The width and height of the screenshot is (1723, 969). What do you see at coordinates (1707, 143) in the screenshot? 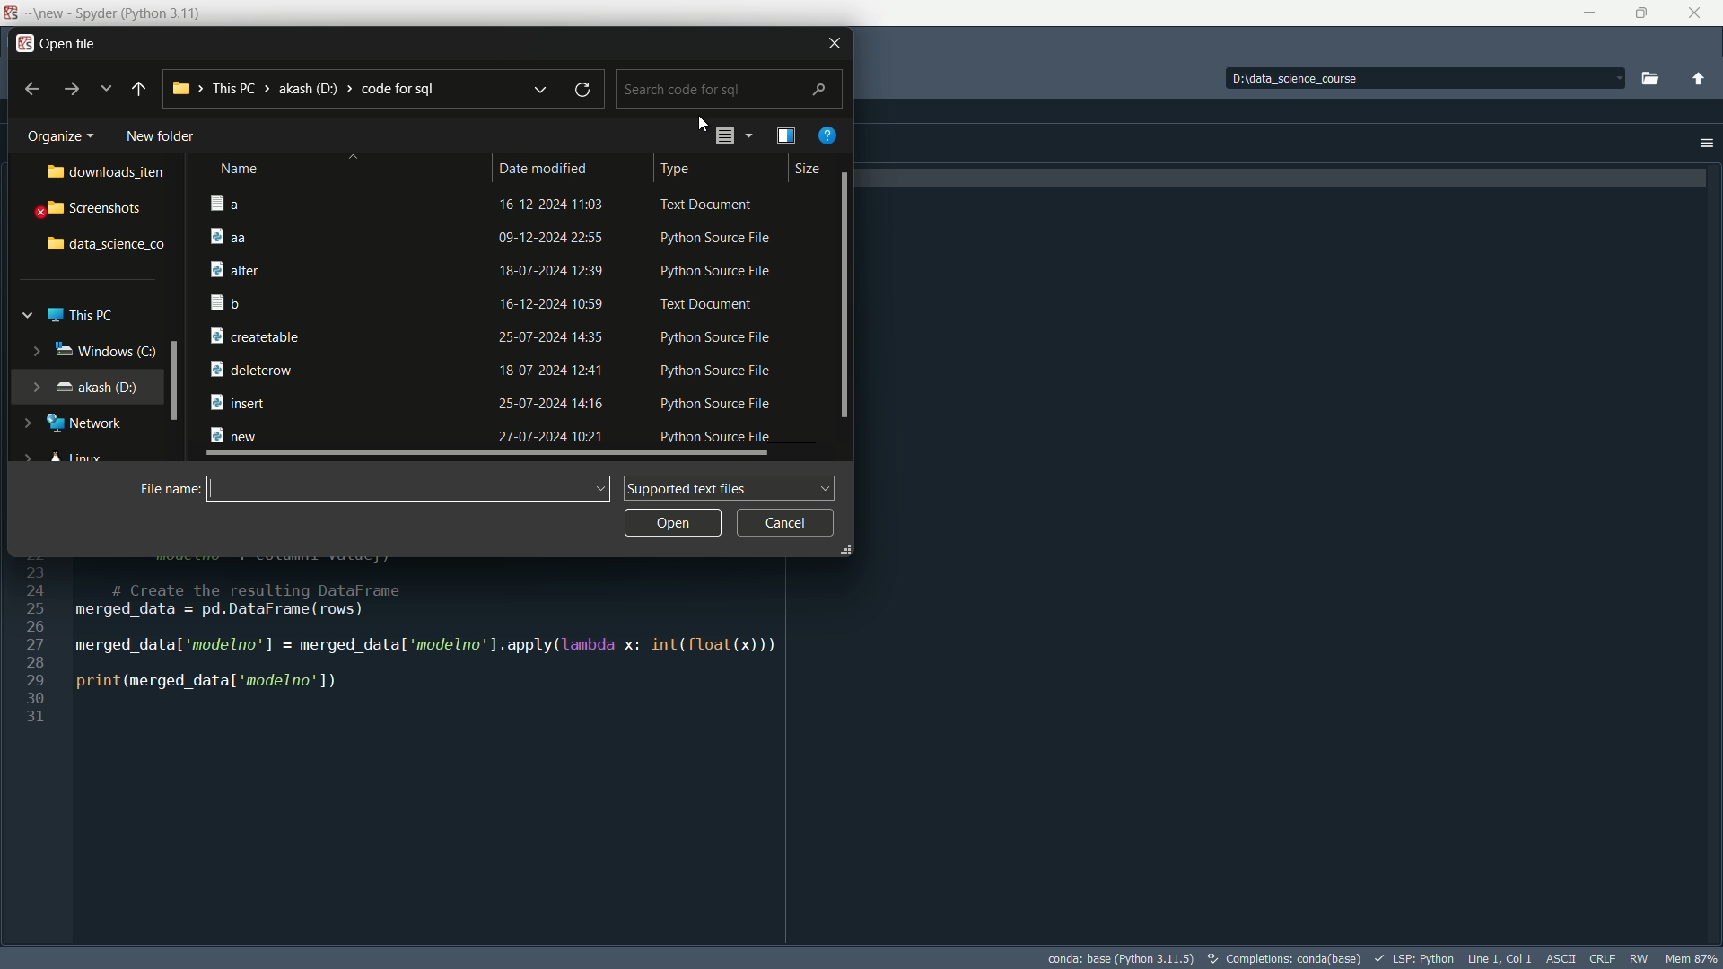
I see `options` at bounding box center [1707, 143].